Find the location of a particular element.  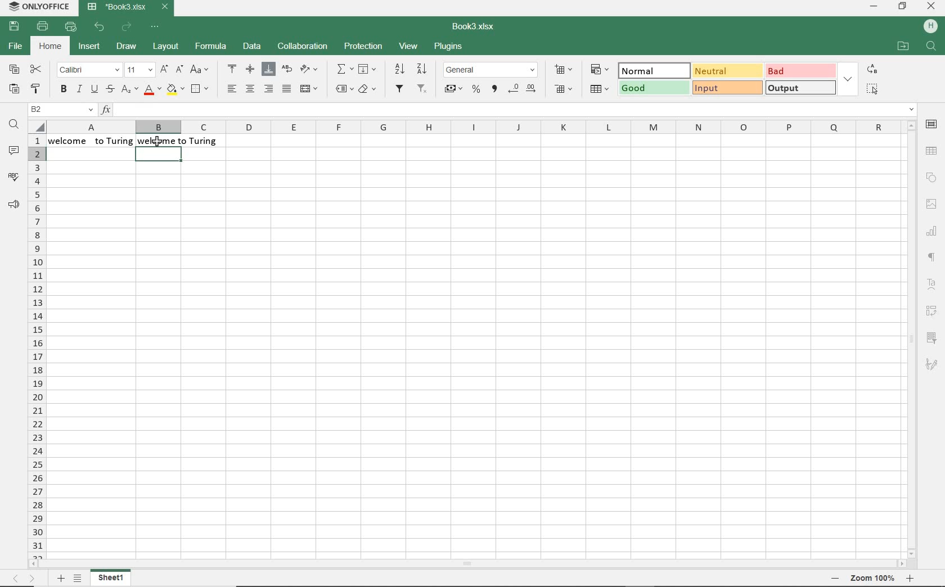

data is located at coordinates (250, 47).